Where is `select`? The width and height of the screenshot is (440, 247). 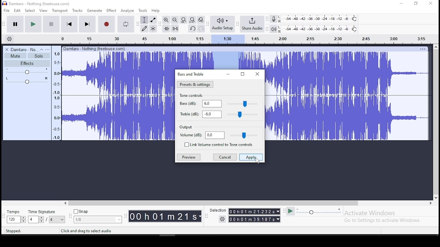 select is located at coordinates (31, 10).